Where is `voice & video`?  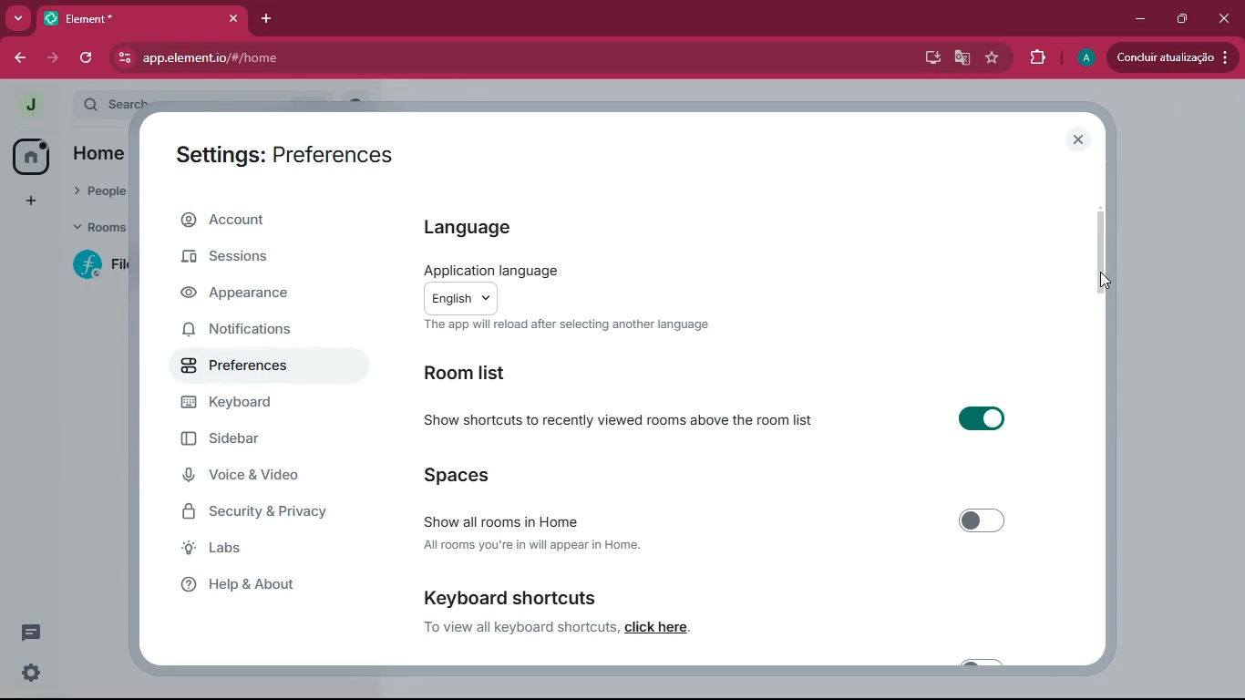
voice & video is located at coordinates (252, 477).